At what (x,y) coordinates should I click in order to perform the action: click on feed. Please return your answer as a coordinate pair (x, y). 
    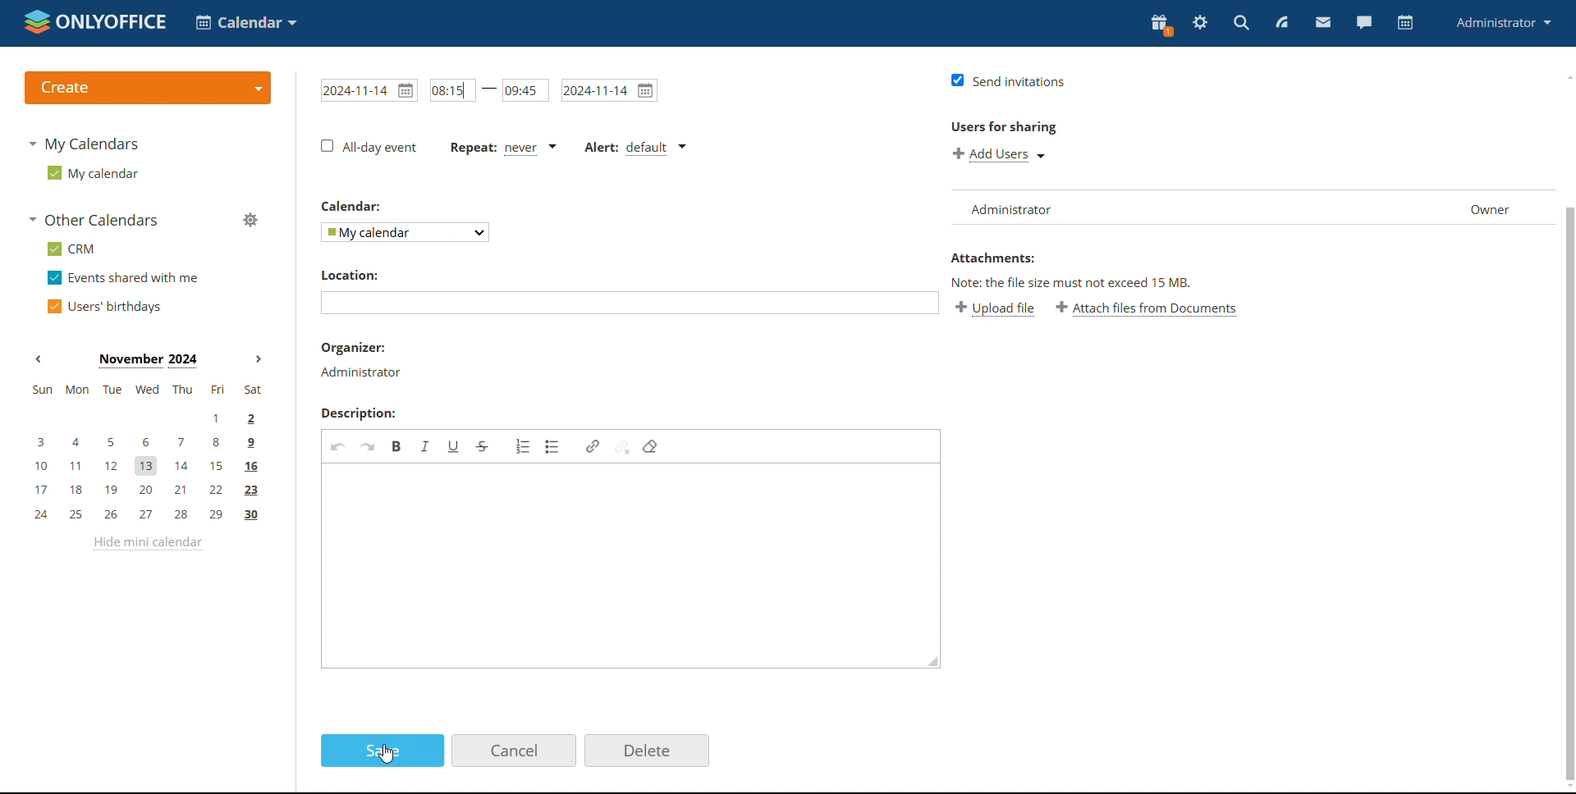
    Looking at the image, I should click on (1282, 23).